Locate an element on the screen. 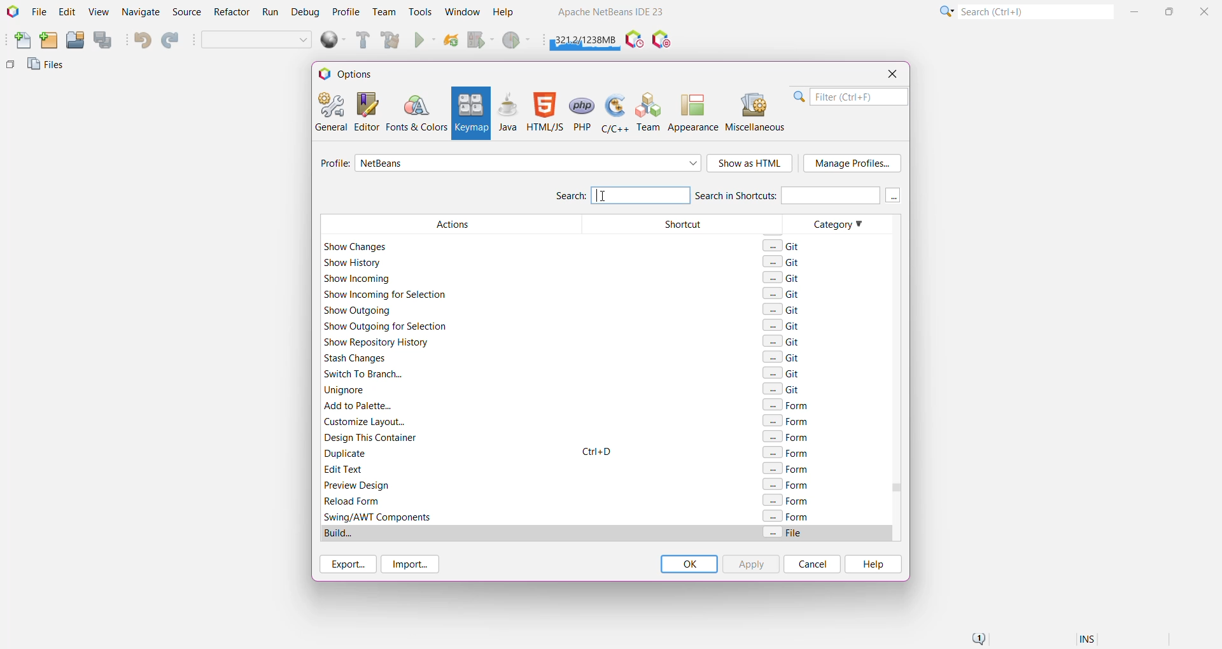 This screenshot has width=1222, height=649. Actions is located at coordinates (448, 377).